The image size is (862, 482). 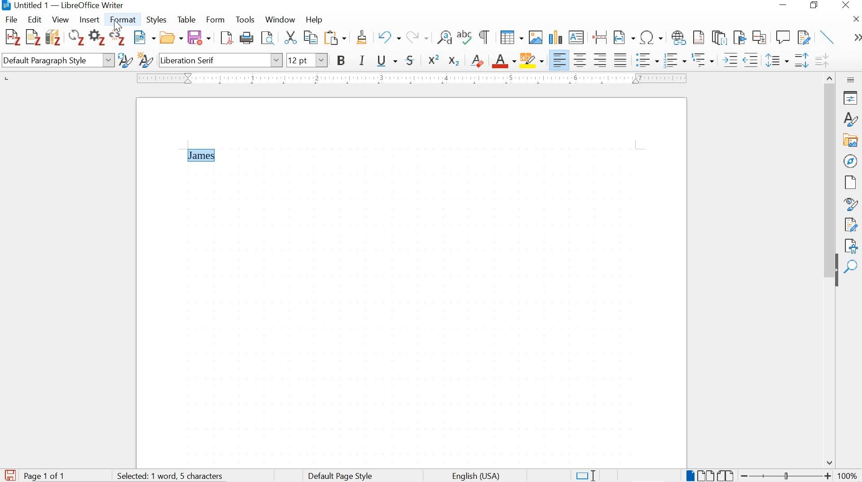 I want to click on paste, so click(x=338, y=38).